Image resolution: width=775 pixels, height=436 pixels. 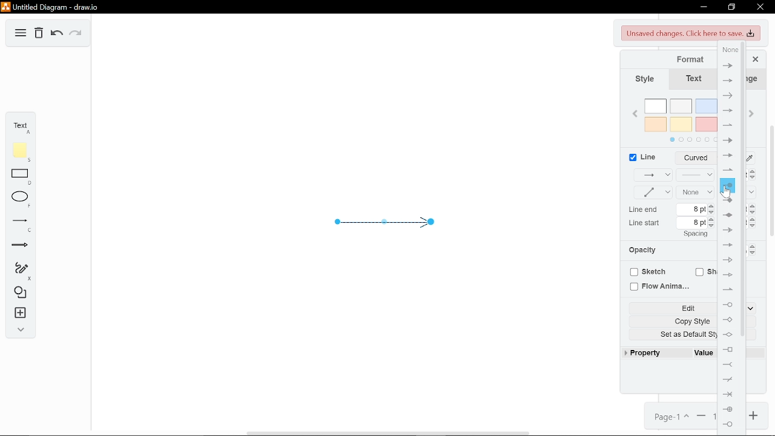 I want to click on Format, so click(x=668, y=59).